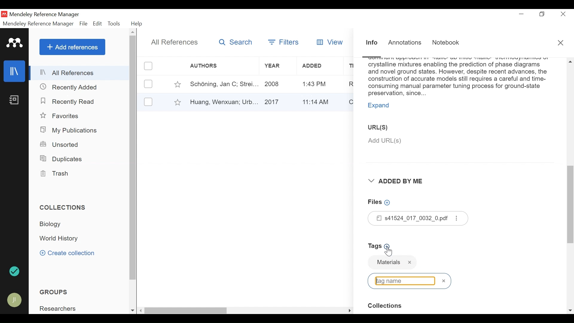 This screenshot has width=574, height=323. Describe the element at coordinates (15, 43) in the screenshot. I see `Mendeley logo` at that location.